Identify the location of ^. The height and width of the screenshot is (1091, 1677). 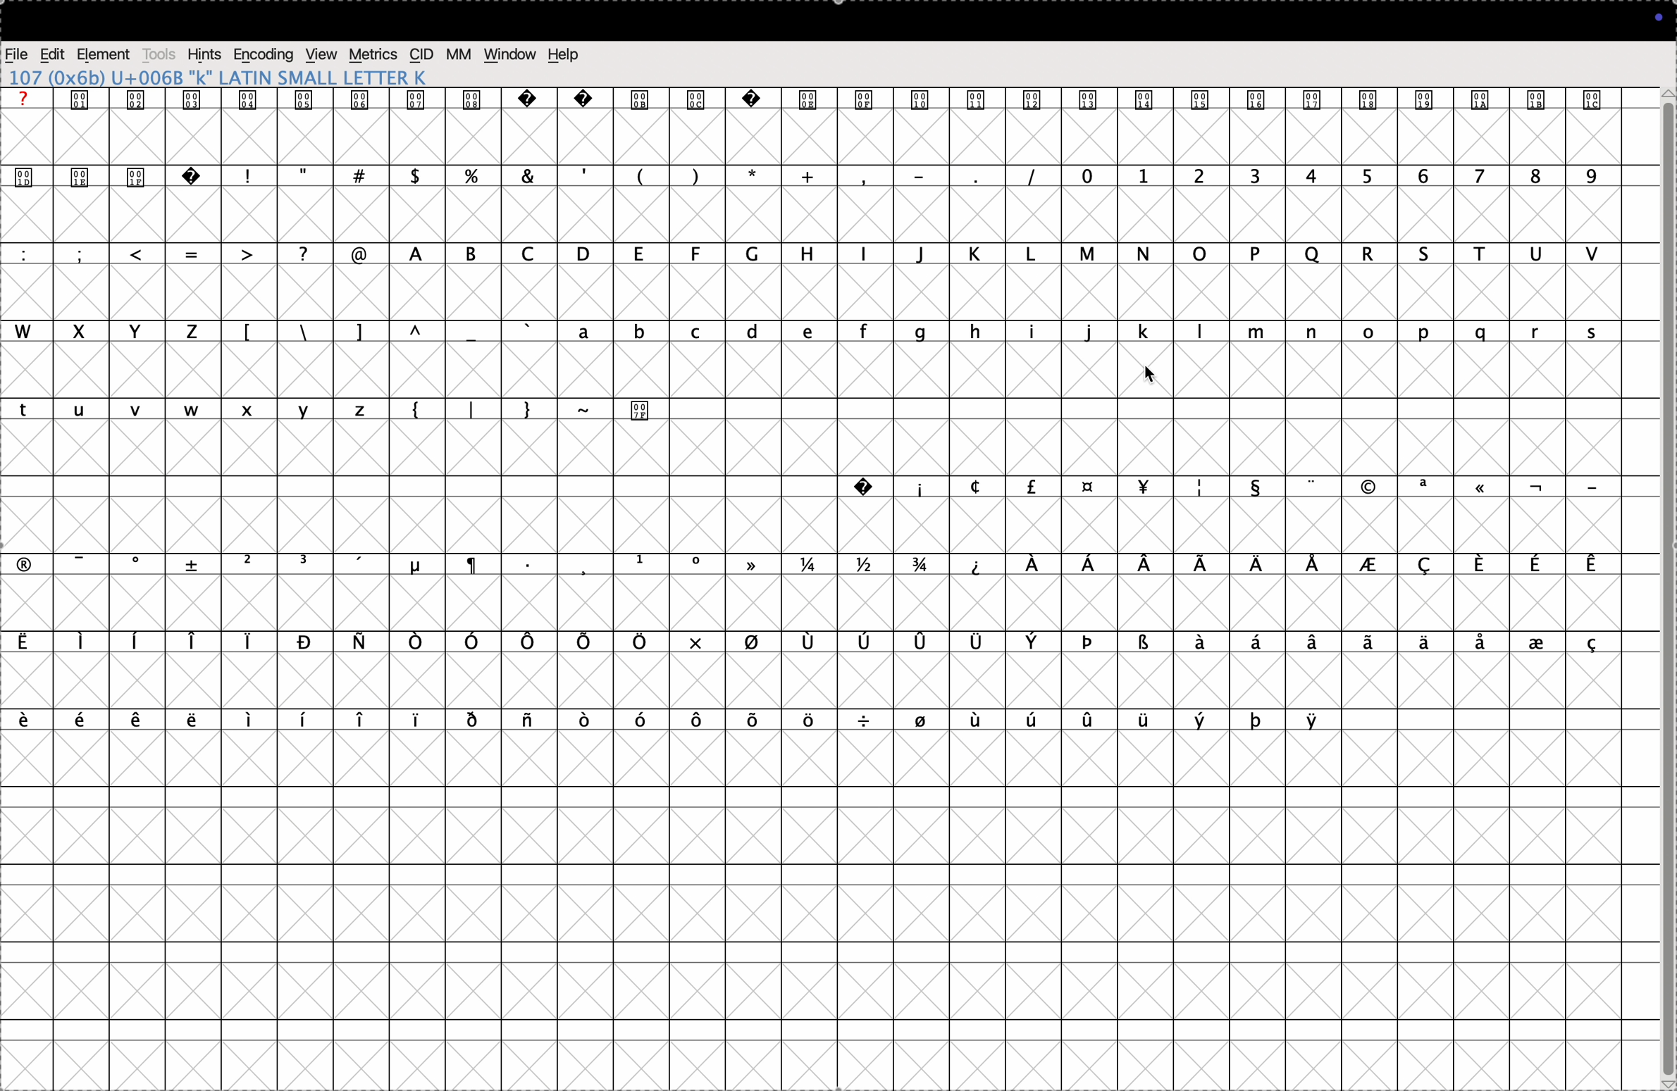
(421, 331).